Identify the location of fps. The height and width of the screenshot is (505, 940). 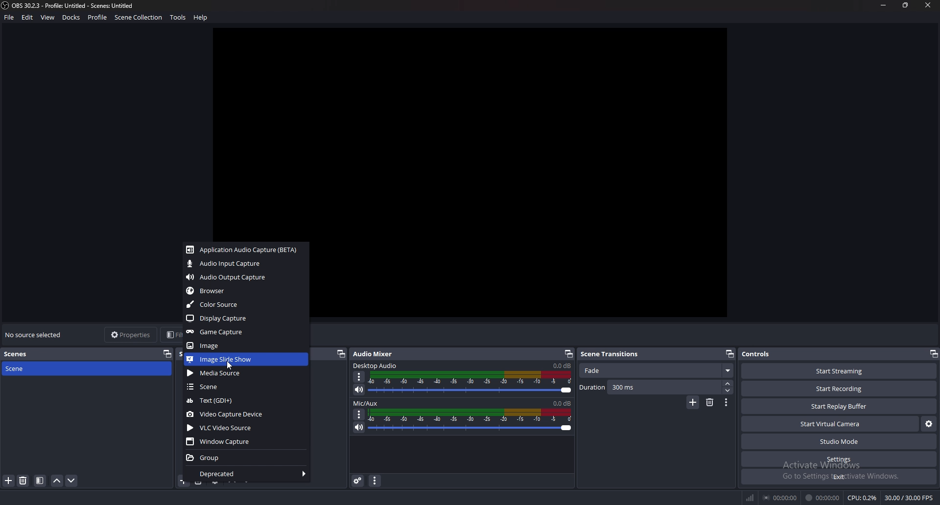
(909, 498).